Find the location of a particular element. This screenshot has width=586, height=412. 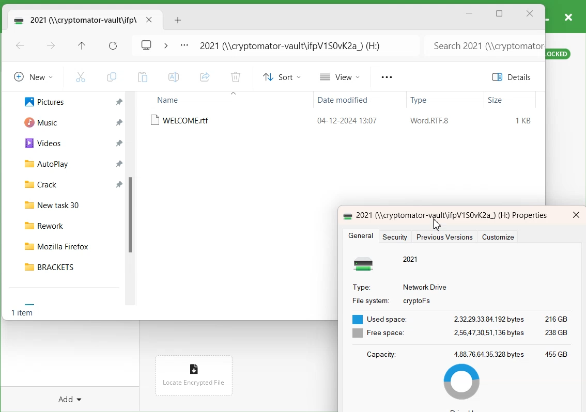

Date is located at coordinates (346, 119).